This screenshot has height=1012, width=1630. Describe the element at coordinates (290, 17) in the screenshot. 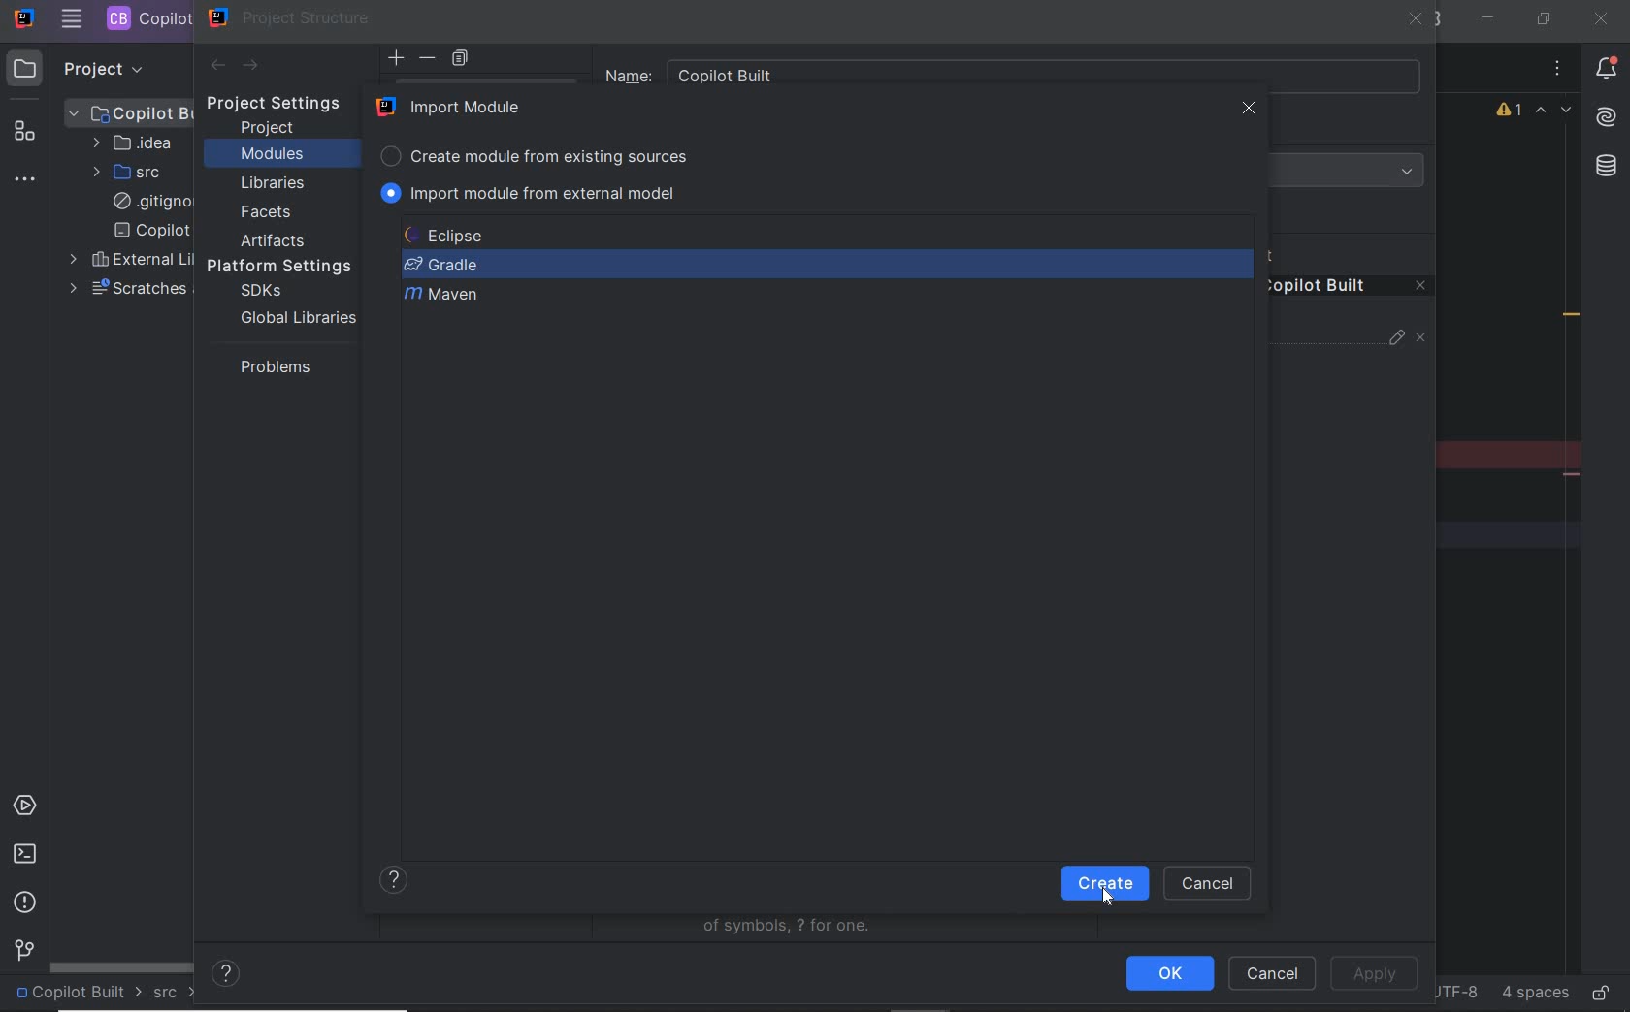

I see `project structure` at that location.